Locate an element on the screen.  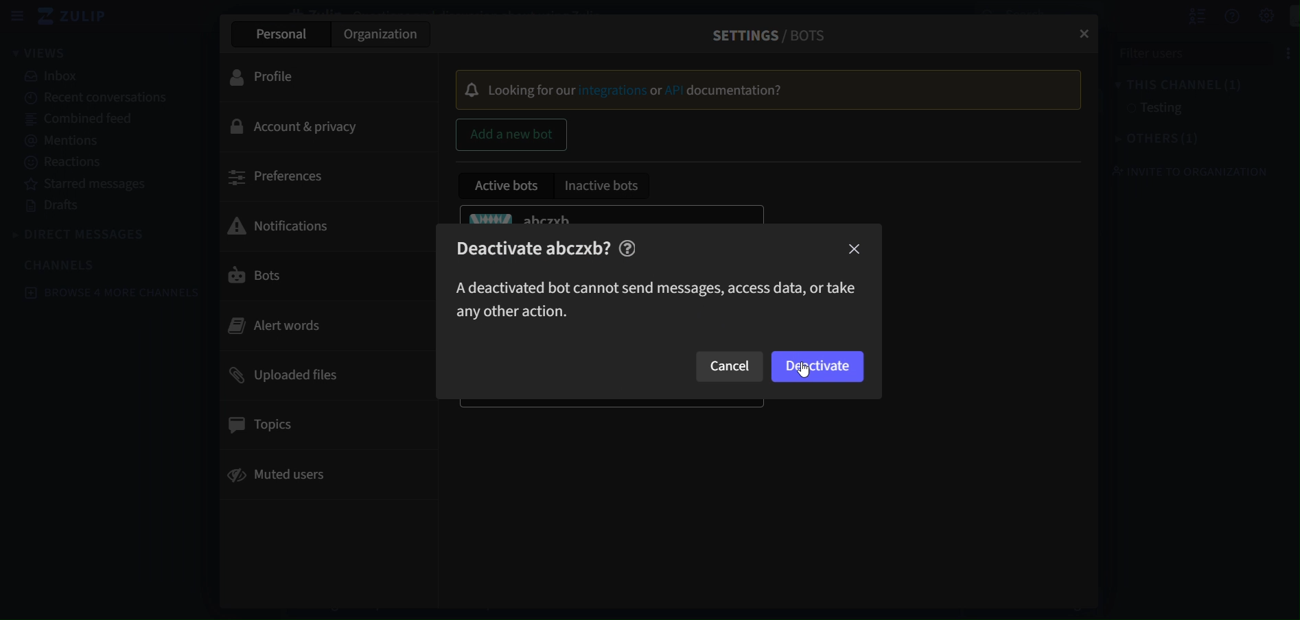
inbox is located at coordinates (54, 75).